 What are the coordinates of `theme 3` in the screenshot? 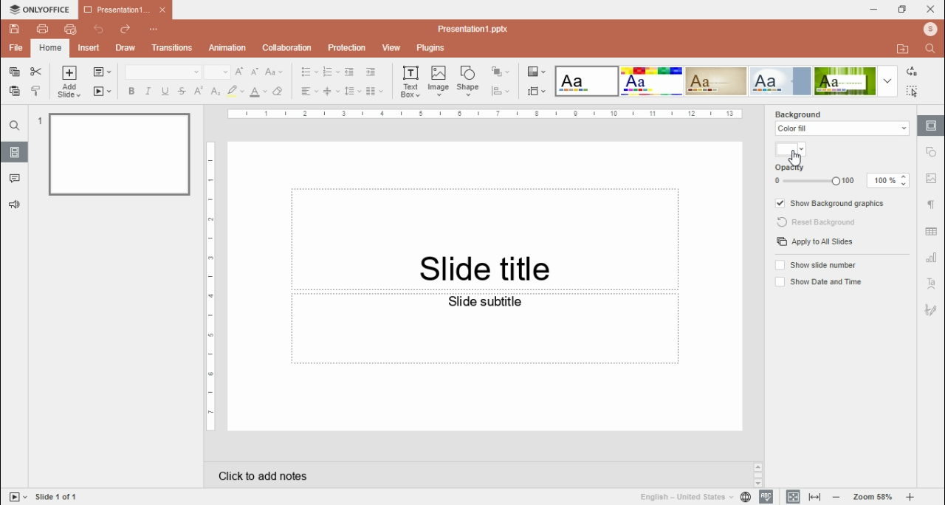 It's located at (717, 81).